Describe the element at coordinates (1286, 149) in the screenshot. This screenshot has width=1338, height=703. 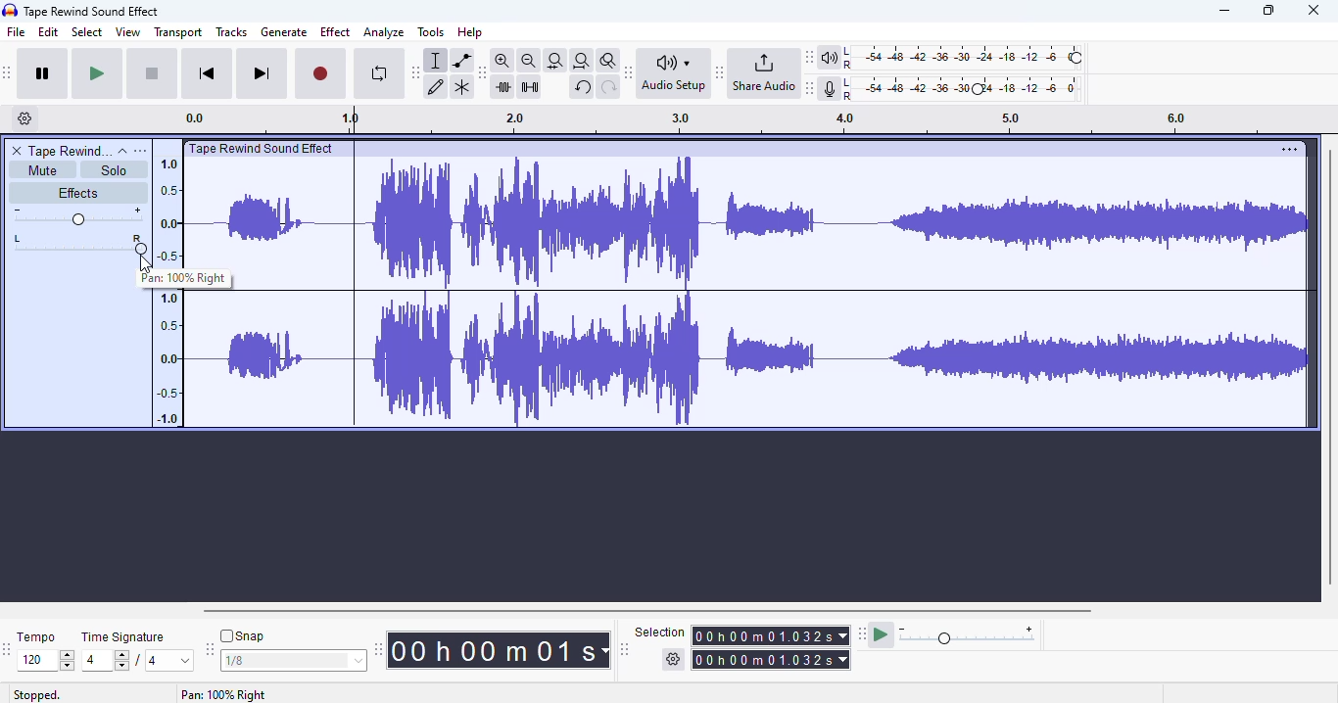
I see `More options` at that location.